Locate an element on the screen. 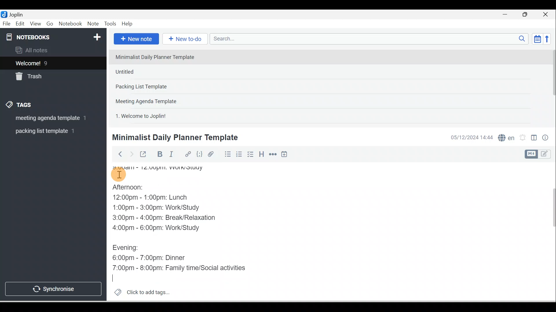  Cursor is located at coordinates (116, 278).